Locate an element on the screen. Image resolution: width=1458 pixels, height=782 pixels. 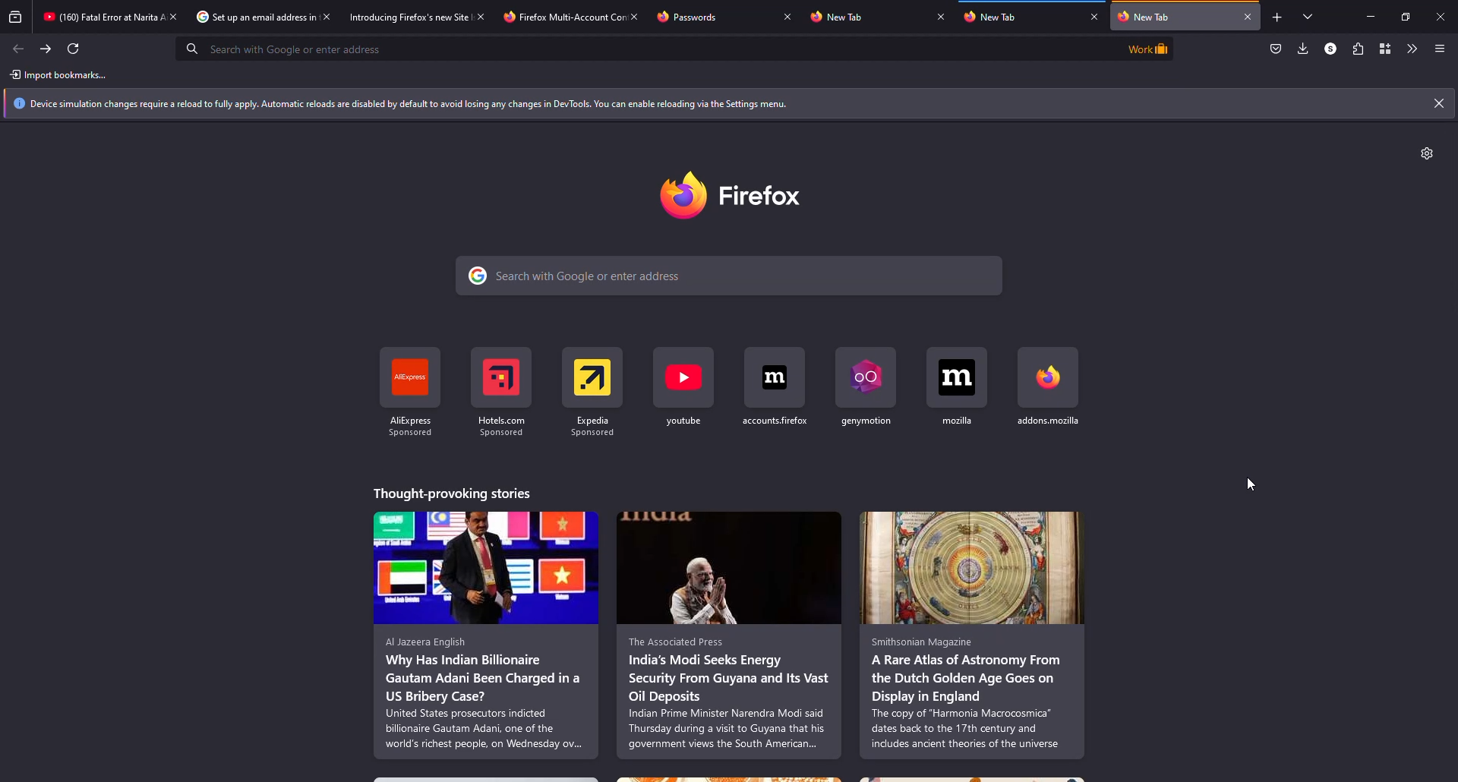
story banner is located at coordinates (972, 569).